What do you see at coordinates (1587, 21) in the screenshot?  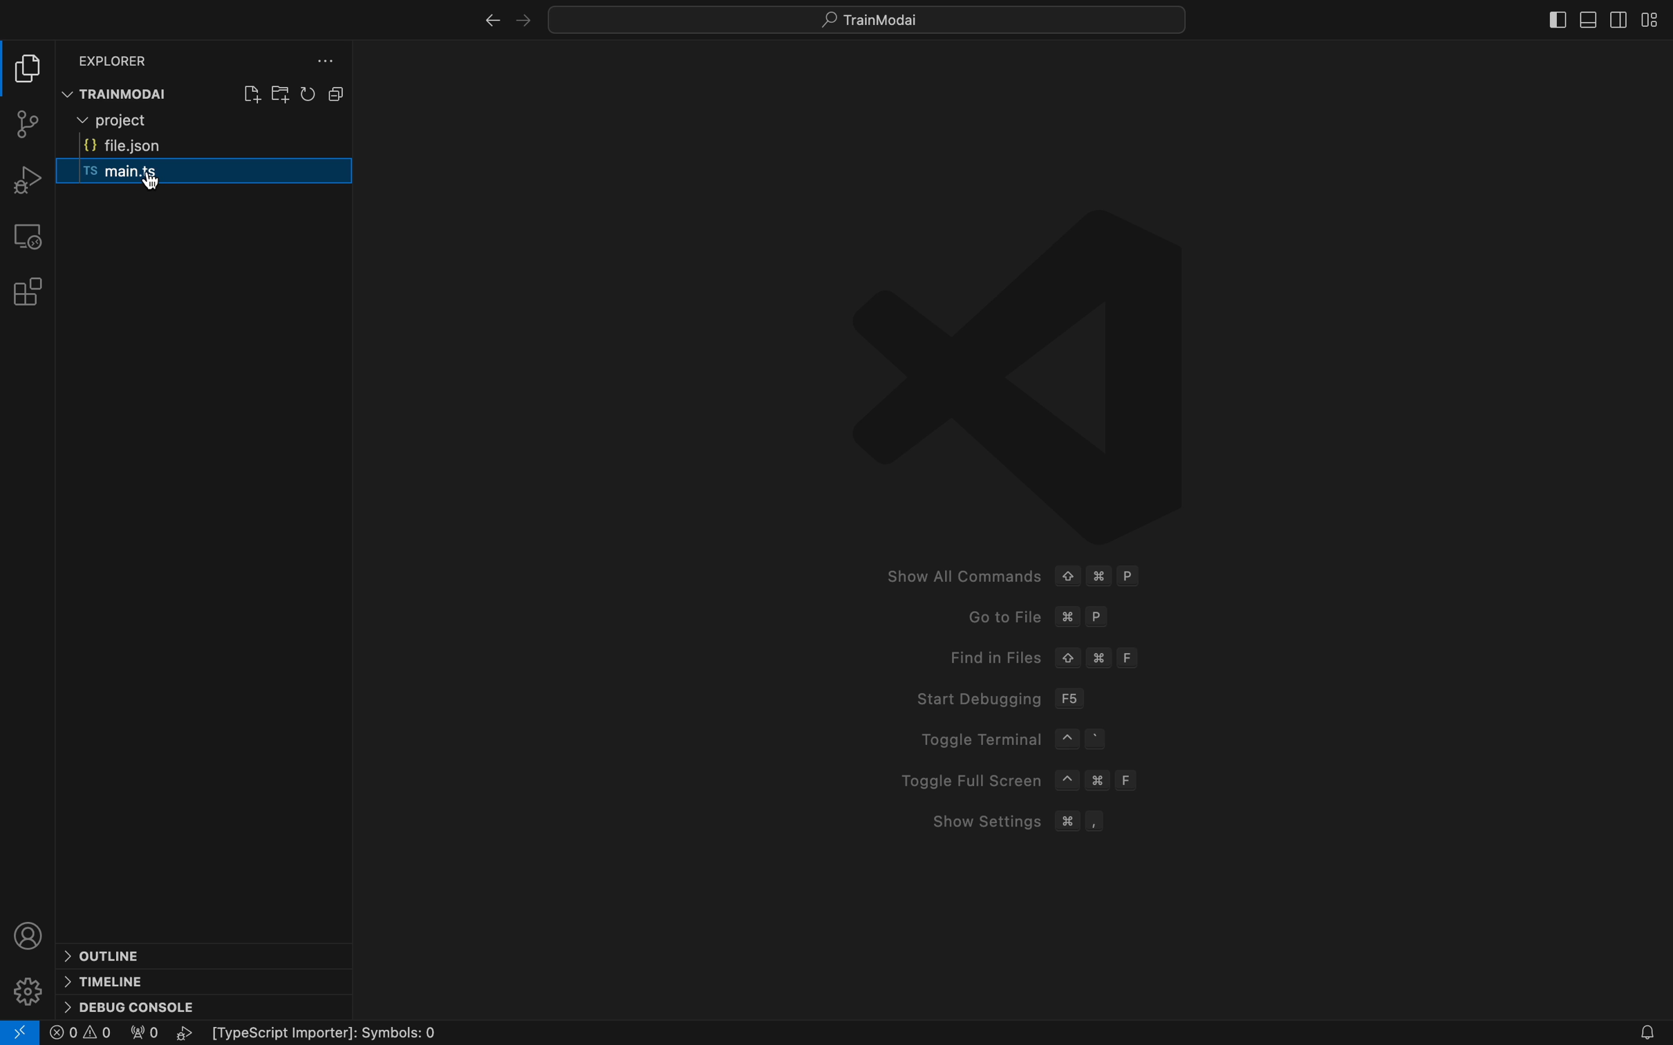 I see `toggle primary` at bounding box center [1587, 21].